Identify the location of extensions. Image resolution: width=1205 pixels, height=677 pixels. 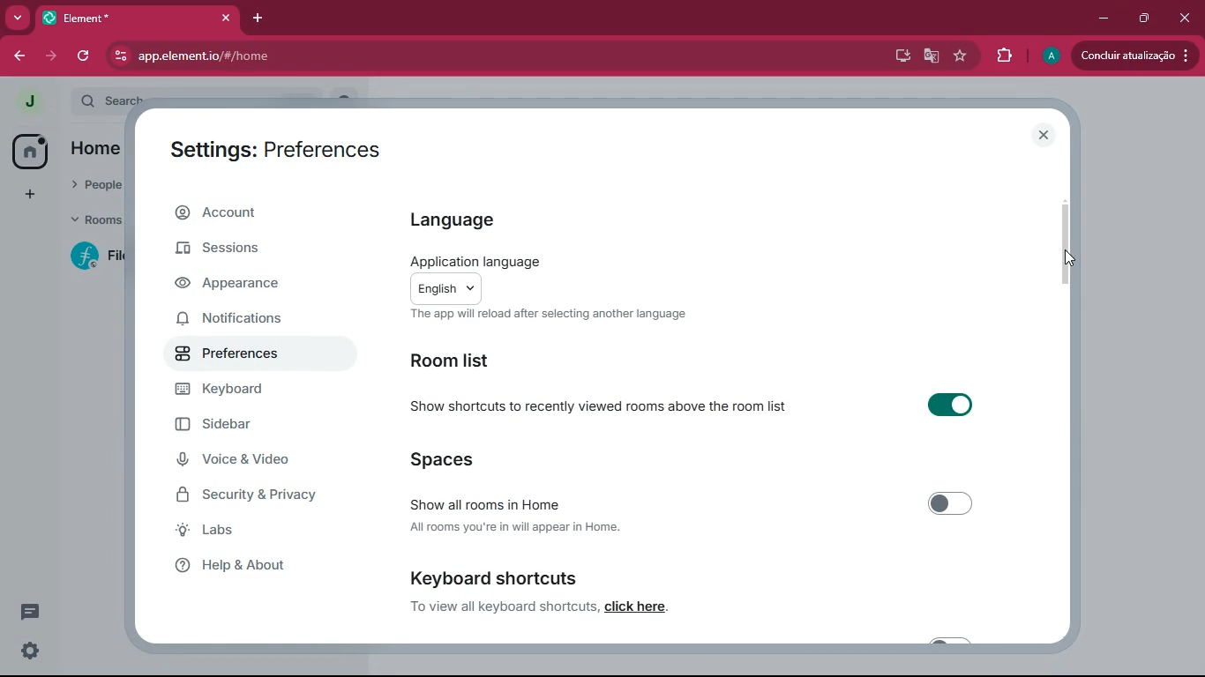
(1004, 56).